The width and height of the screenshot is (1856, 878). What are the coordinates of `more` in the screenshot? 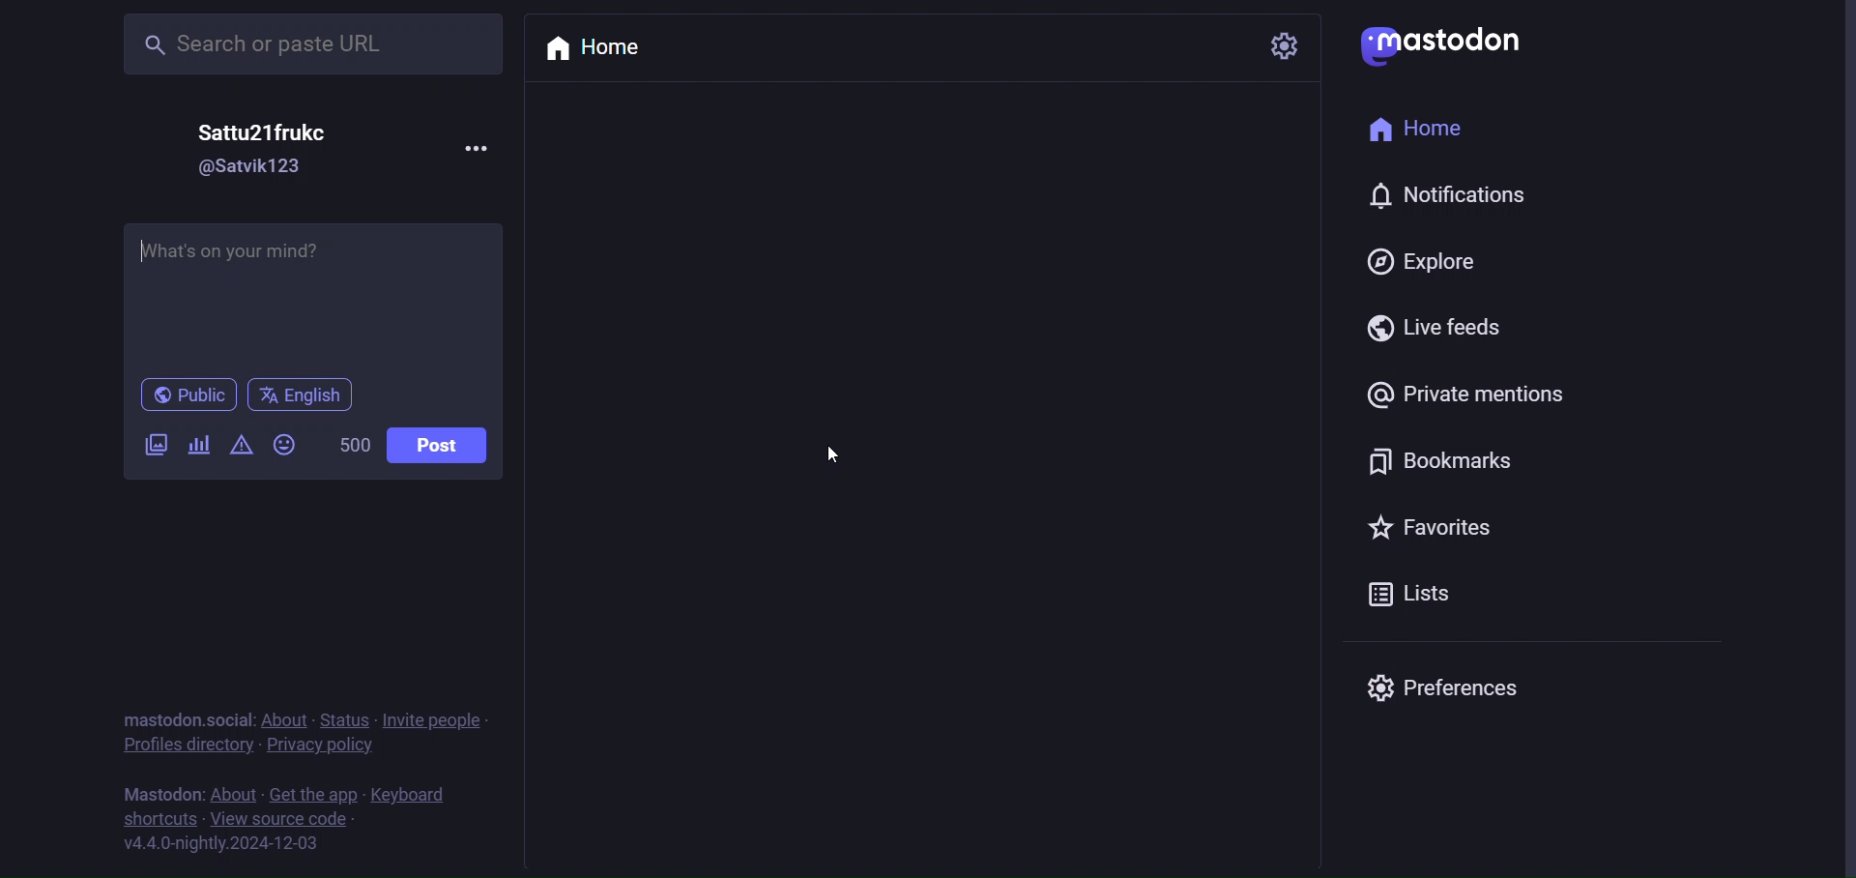 It's located at (474, 148).